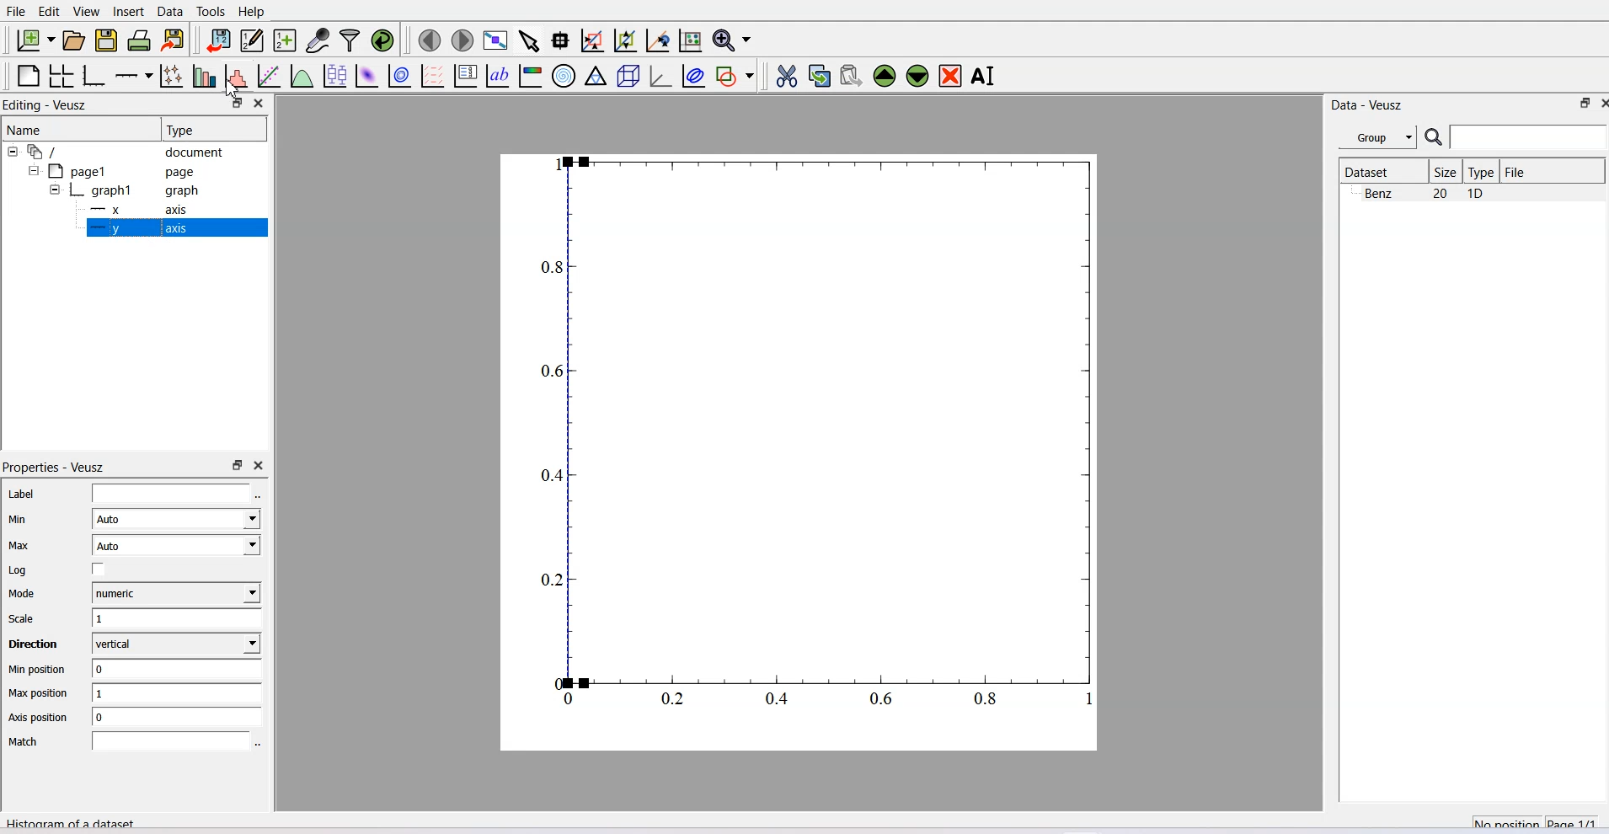  What do you see at coordinates (133, 76) in the screenshot?
I see `Add an axis to the Plot` at bounding box center [133, 76].